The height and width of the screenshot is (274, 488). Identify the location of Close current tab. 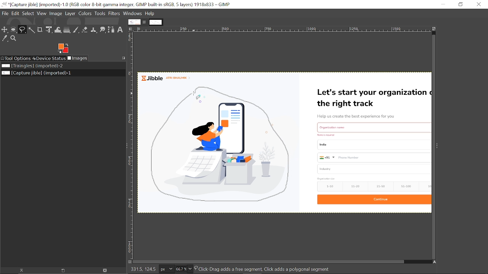
(145, 22).